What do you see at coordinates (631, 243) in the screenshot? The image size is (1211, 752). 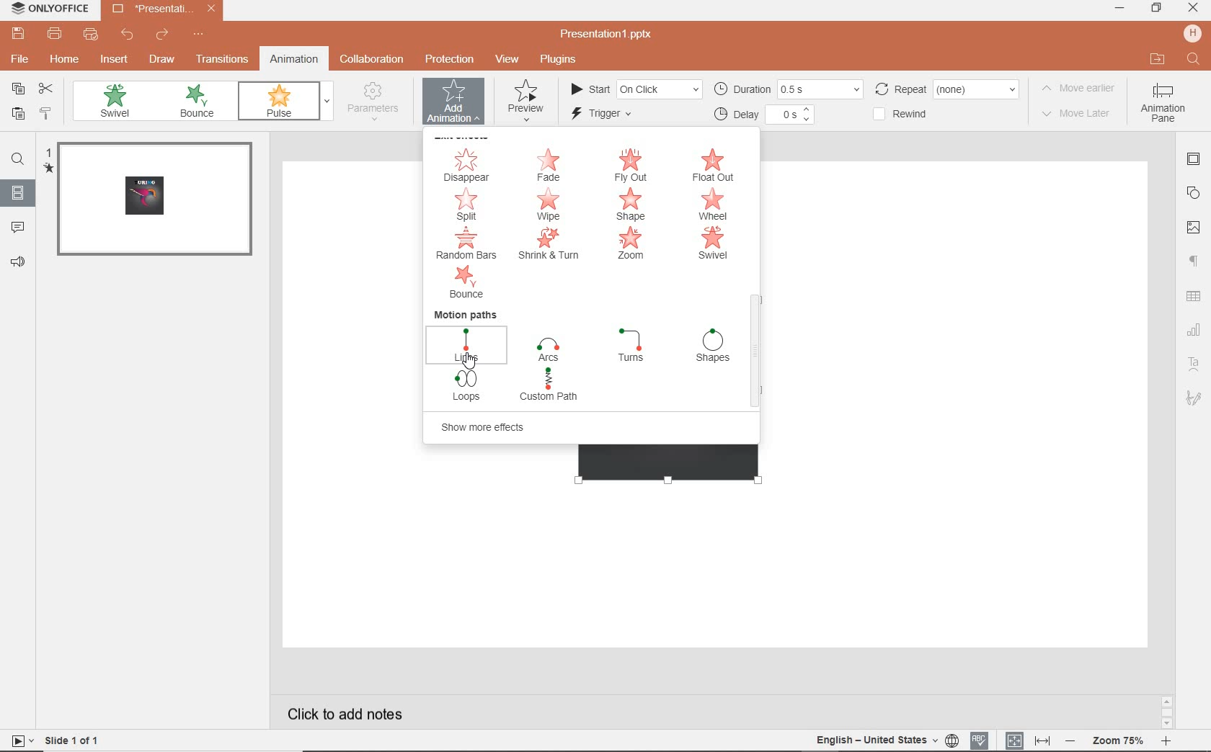 I see `zoom` at bounding box center [631, 243].